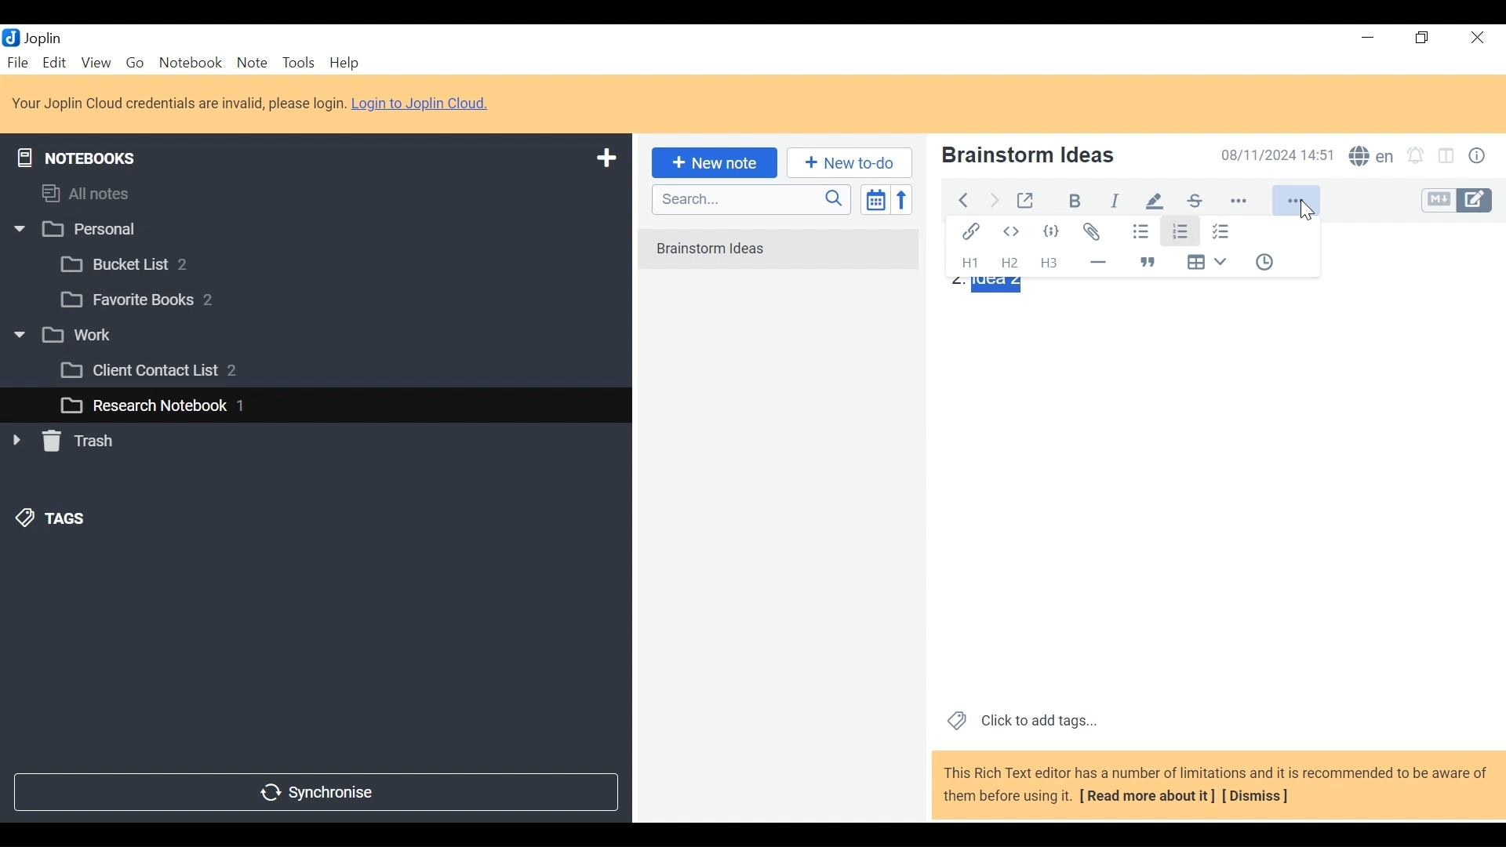 The height and width of the screenshot is (847, 1506). What do you see at coordinates (1273, 154) in the screenshot?
I see `Date and Time` at bounding box center [1273, 154].